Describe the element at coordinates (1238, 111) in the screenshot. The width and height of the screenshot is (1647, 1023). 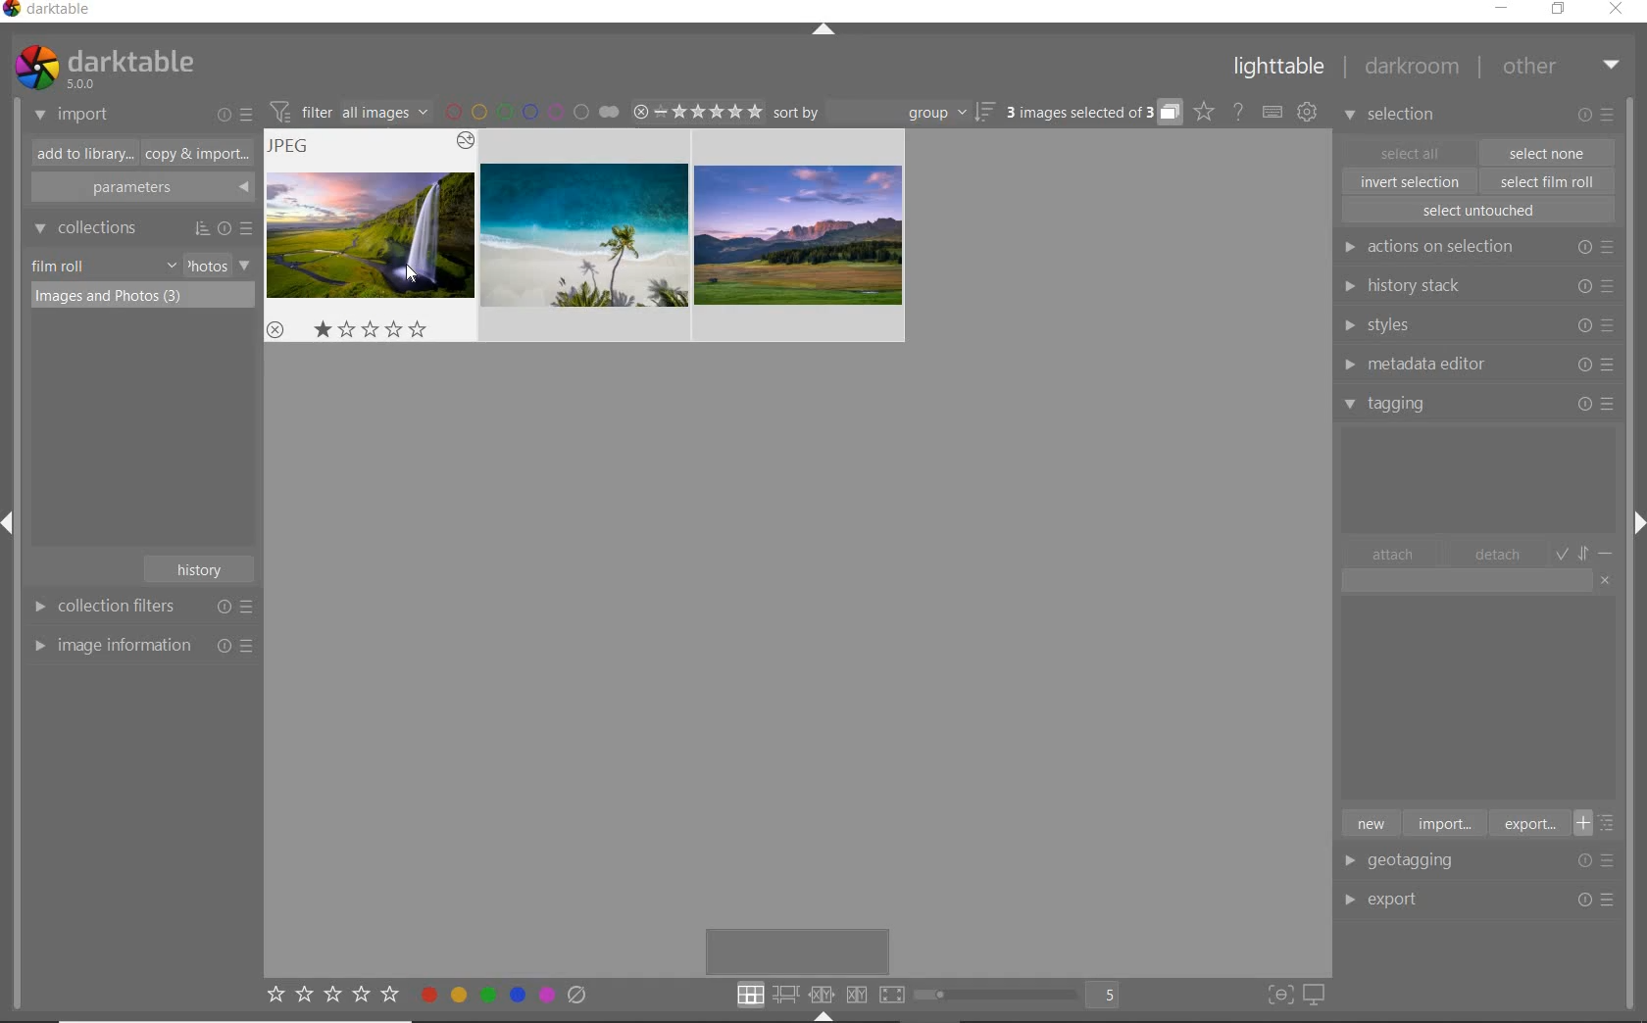
I see `help online` at that location.